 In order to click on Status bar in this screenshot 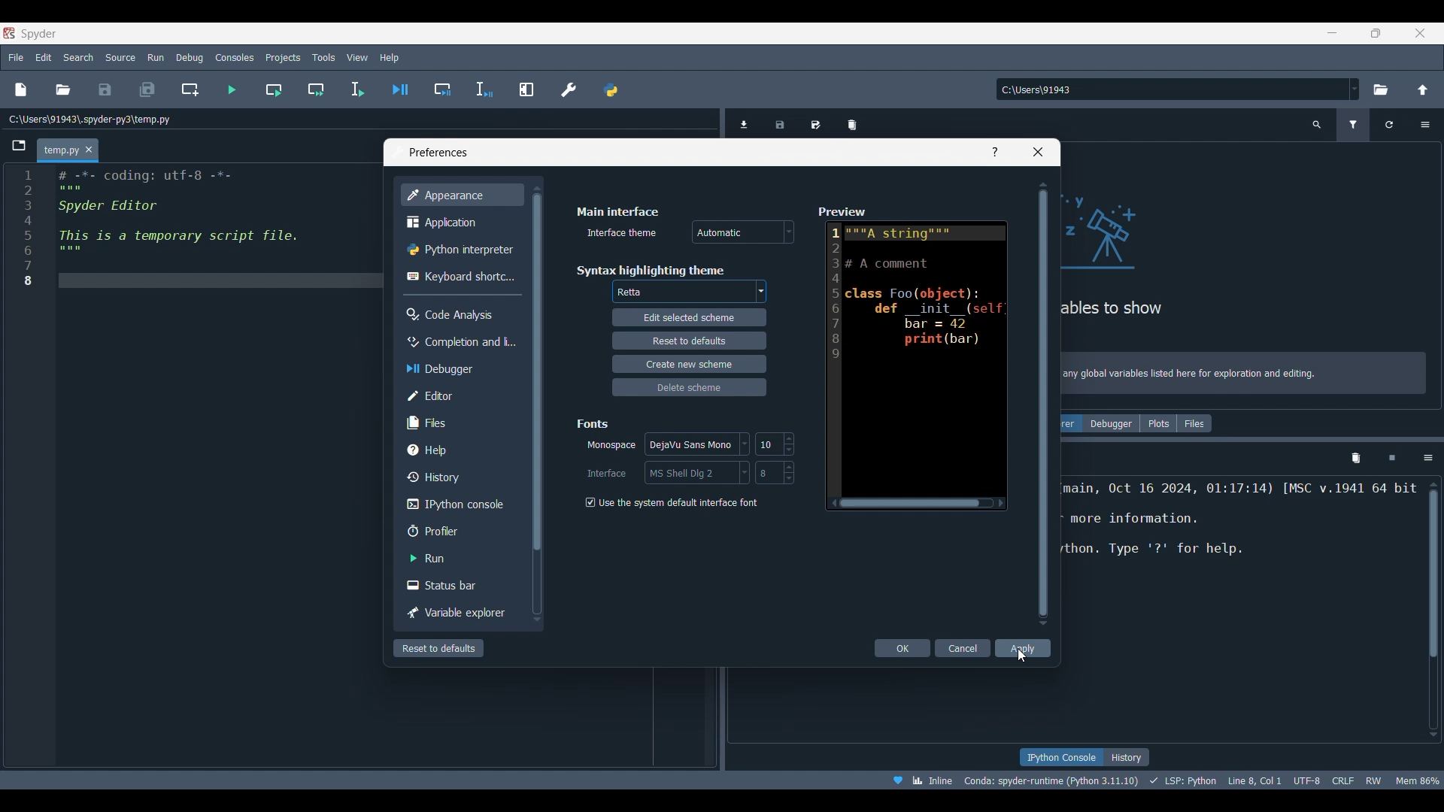, I will do `click(461, 584)`.